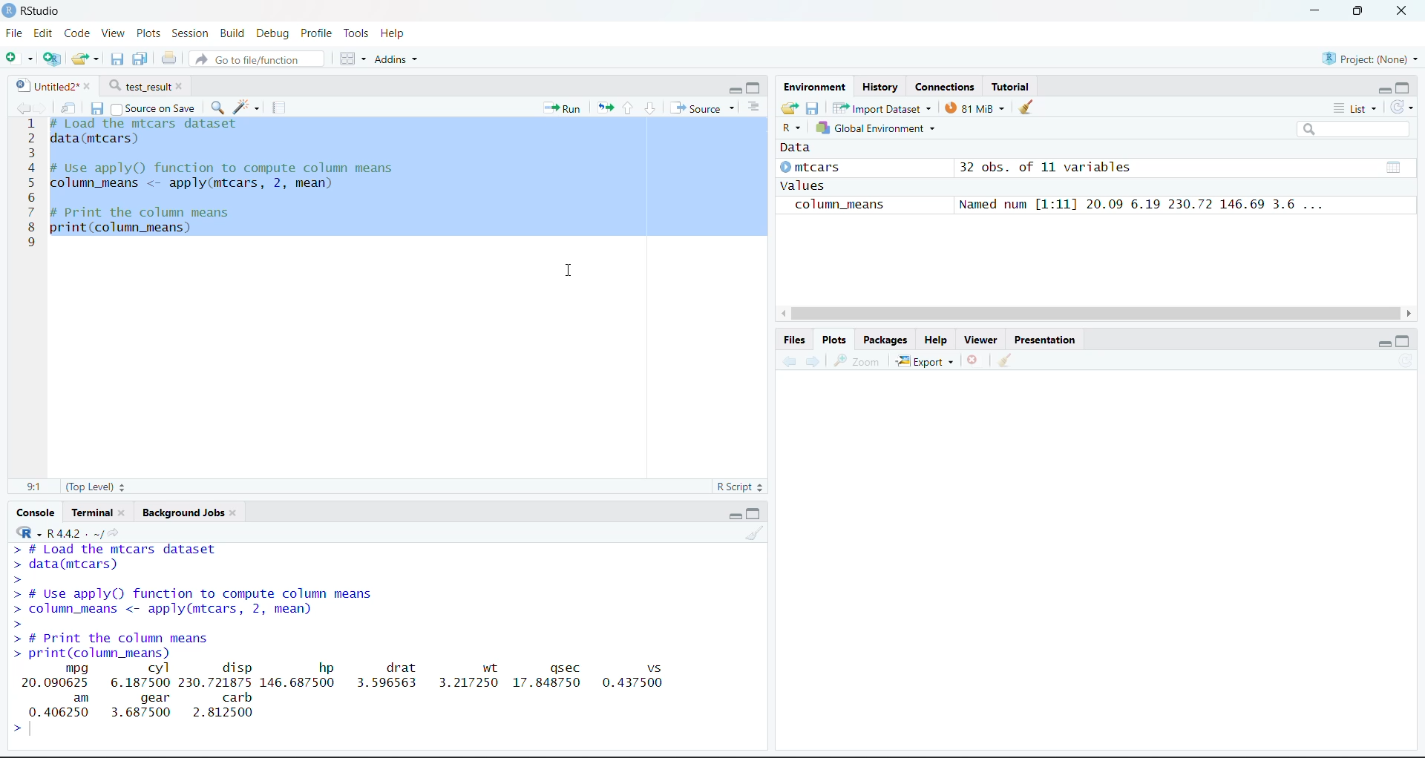 This screenshot has width=1425, height=758. What do you see at coordinates (974, 357) in the screenshot?
I see `Close` at bounding box center [974, 357].